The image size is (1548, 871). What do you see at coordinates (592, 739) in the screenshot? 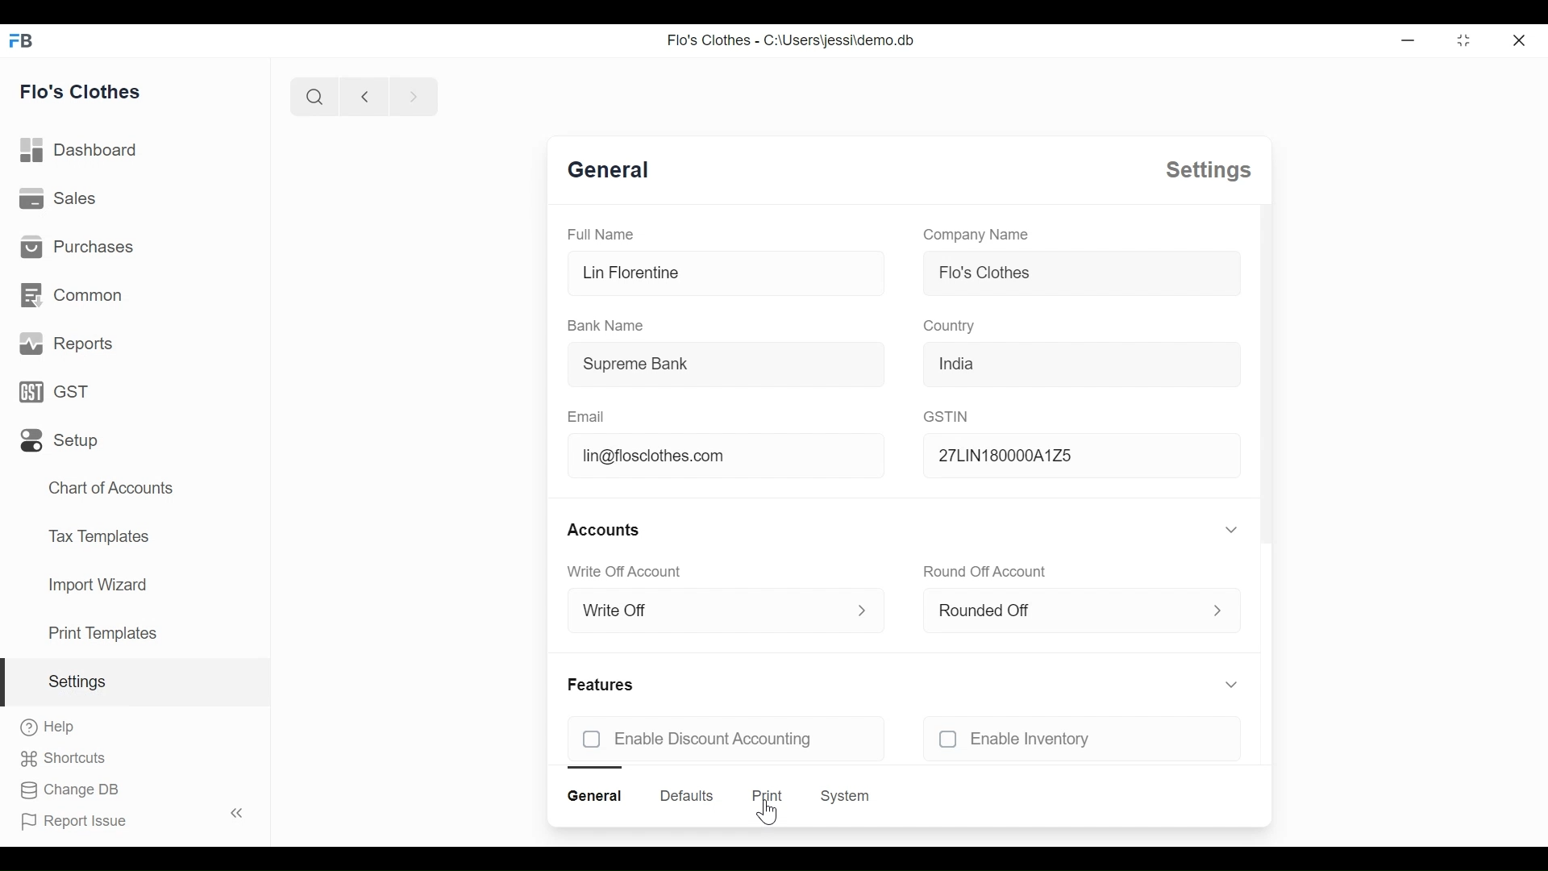
I see `checkbox` at bounding box center [592, 739].